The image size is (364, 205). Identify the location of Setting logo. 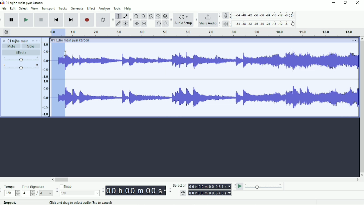
(7, 32).